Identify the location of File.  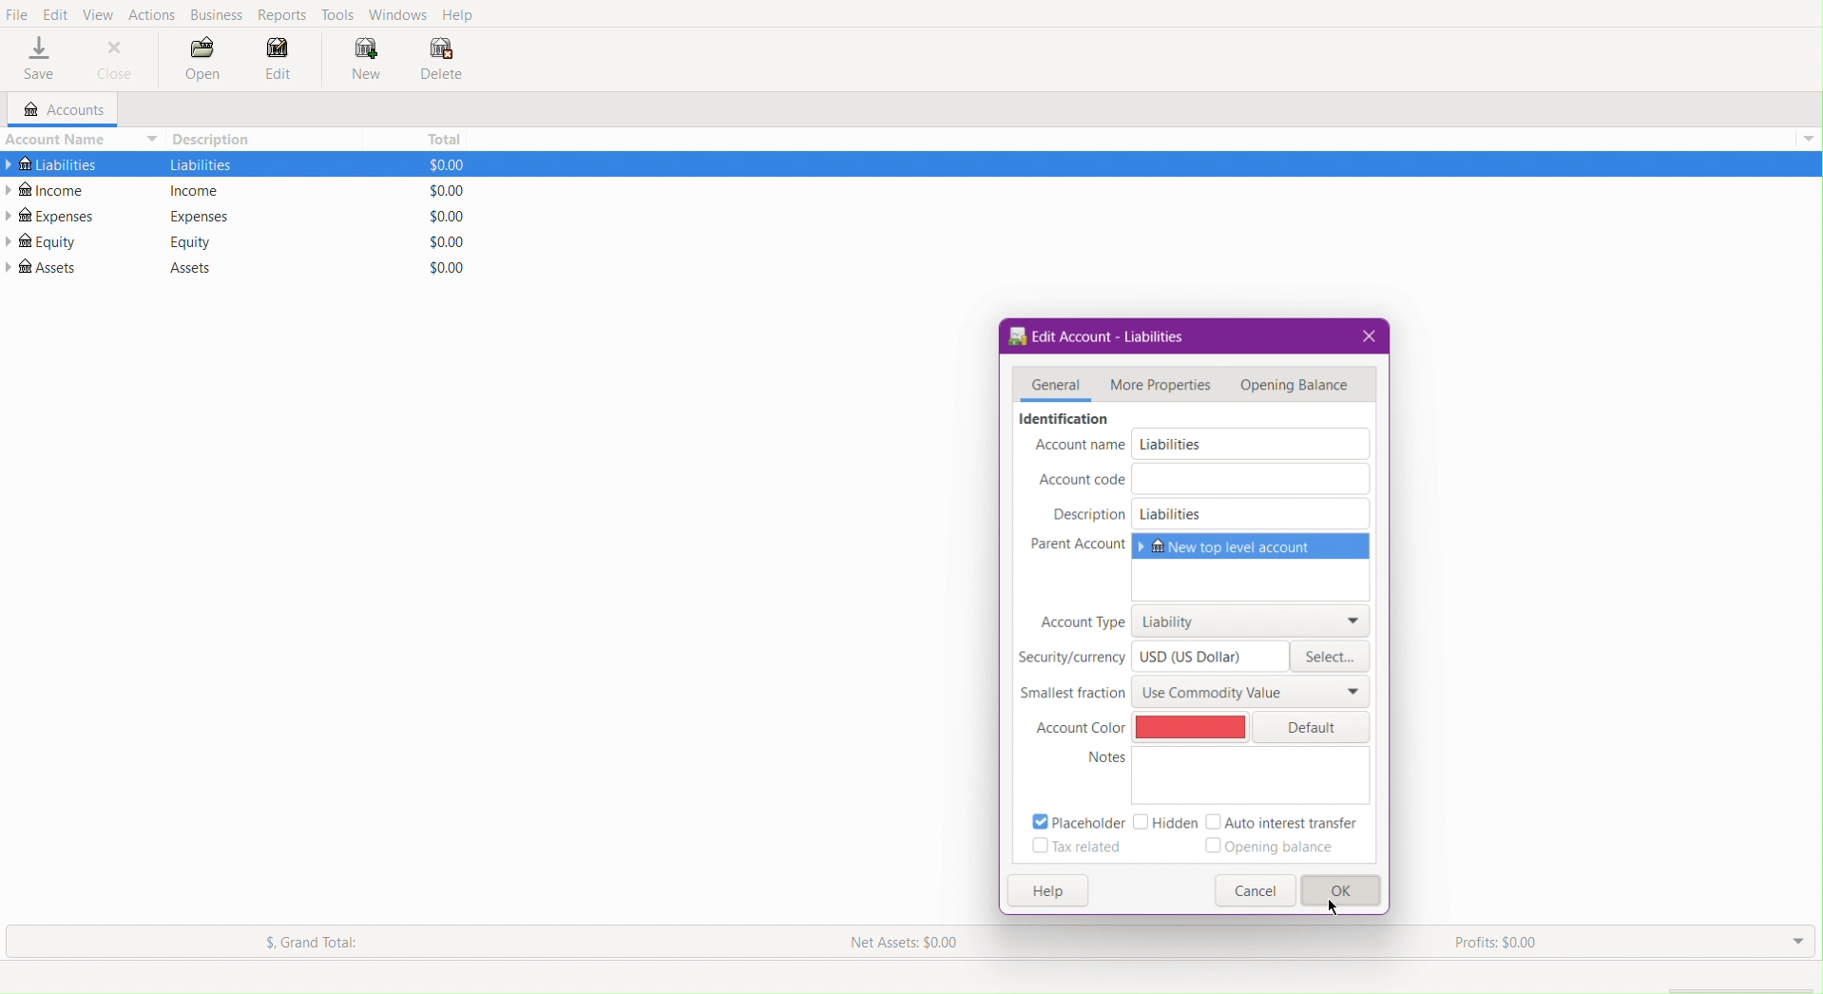
(17, 15).